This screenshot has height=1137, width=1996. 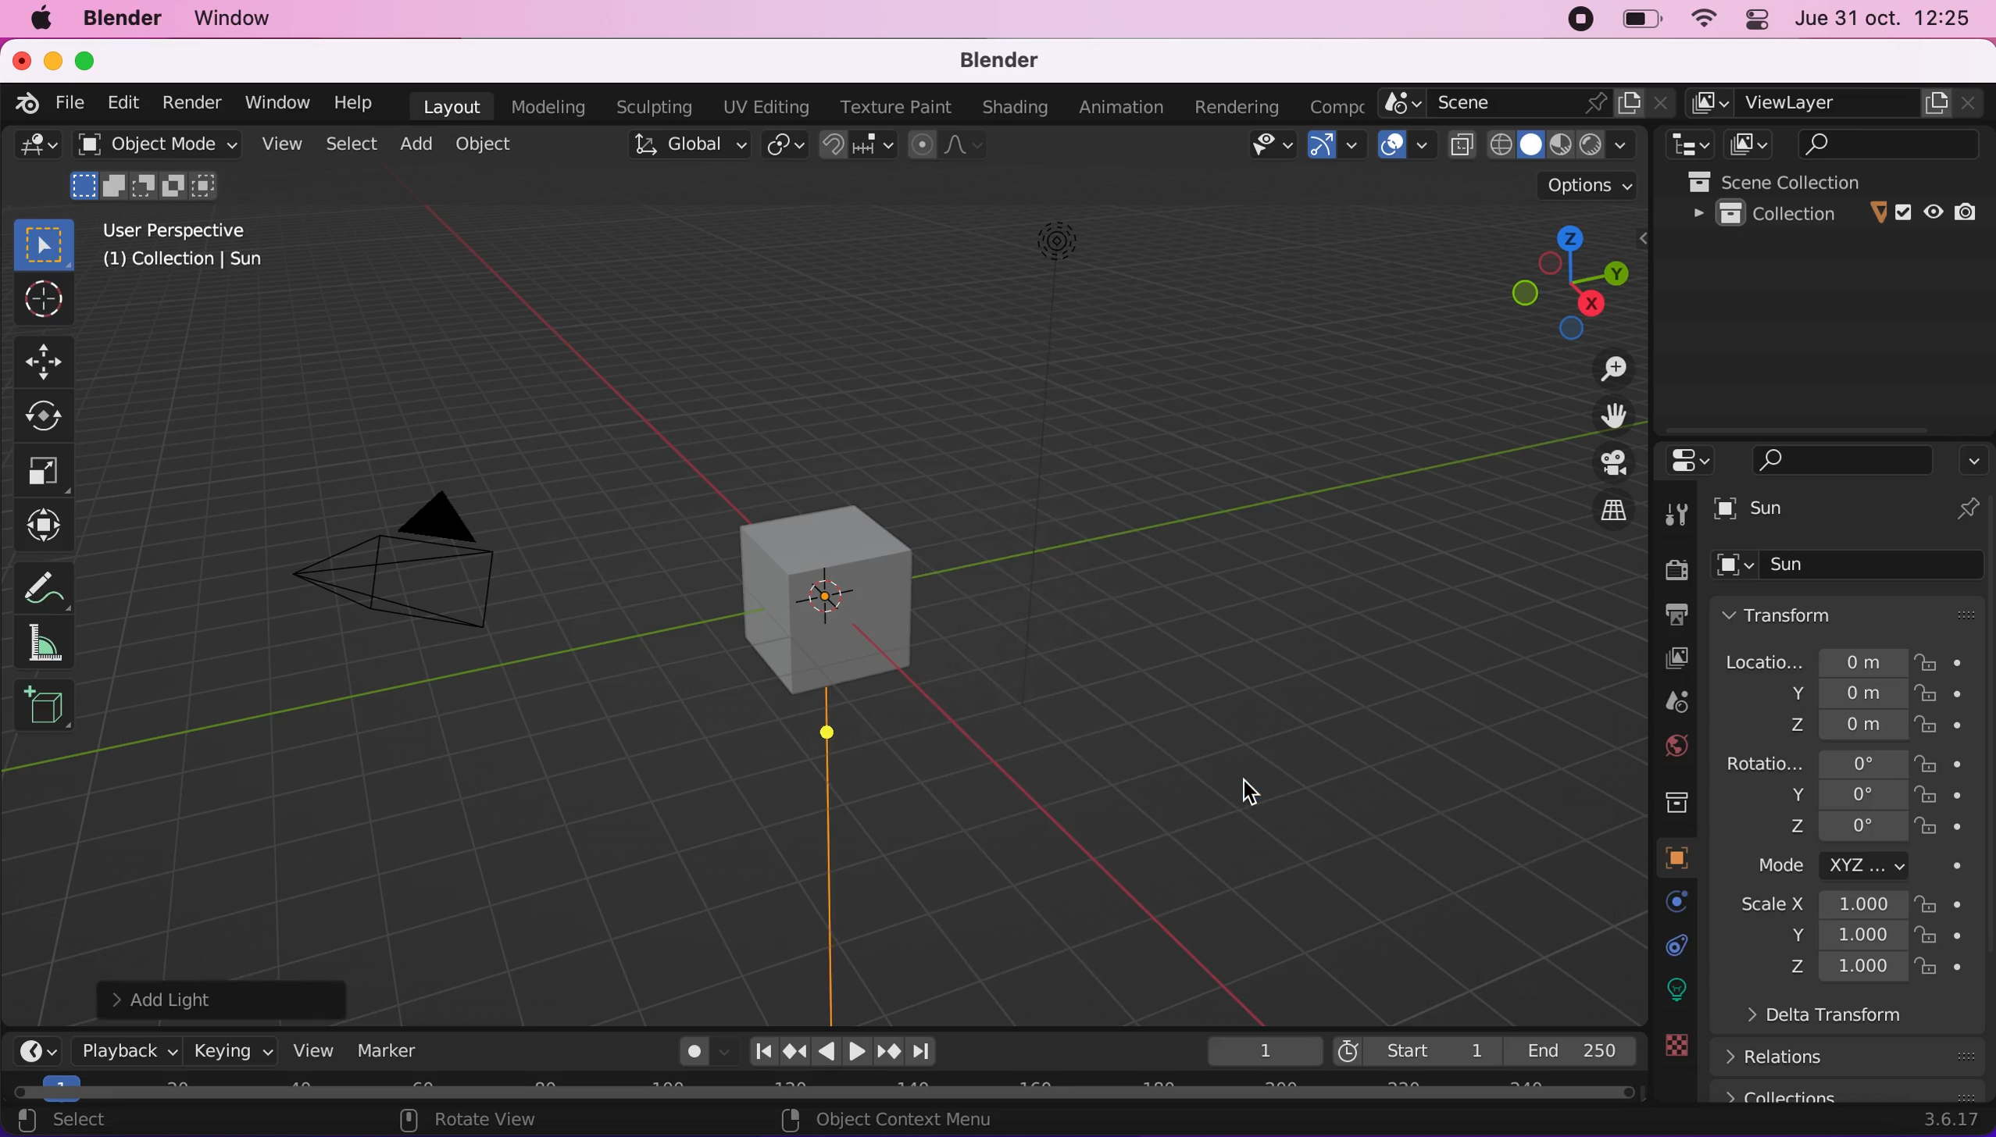 I want to click on lock, so click(x=1955, y=727).